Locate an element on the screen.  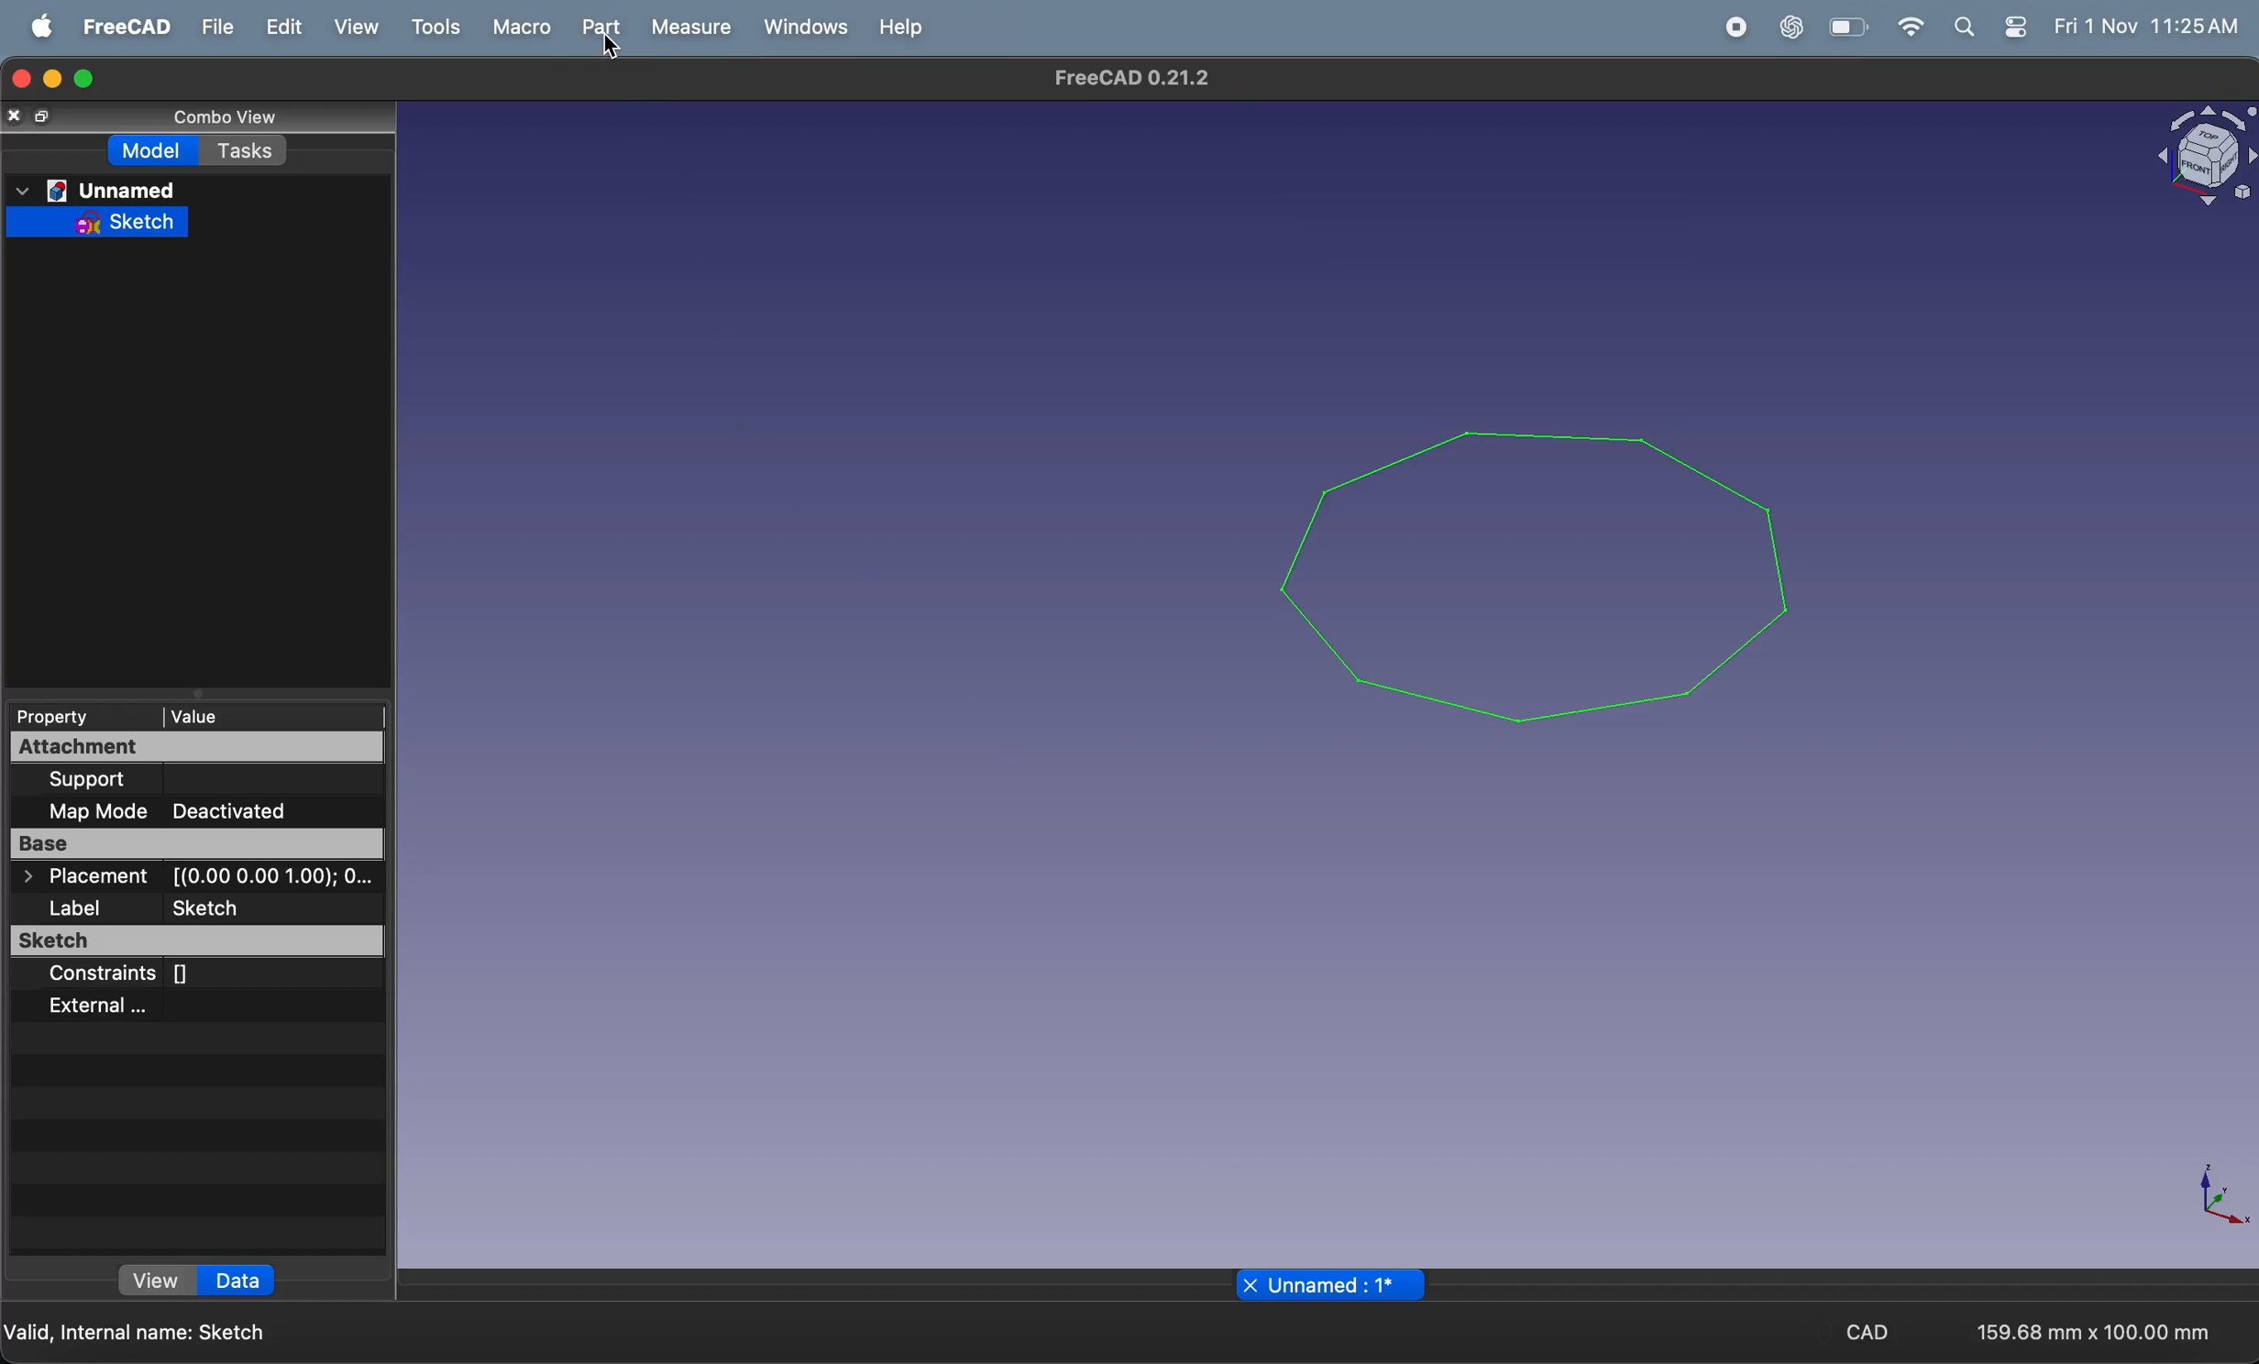
Deactivated is located at coordinates (232, 810).